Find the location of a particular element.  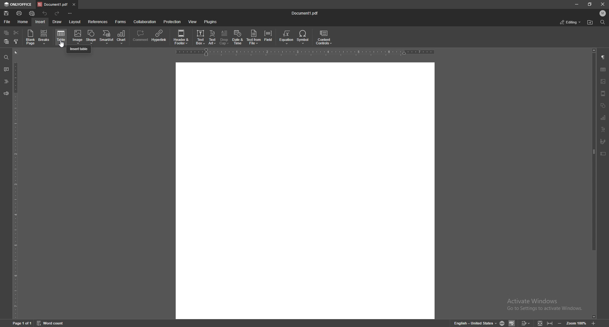

copy is located at coordinates (6, 33).